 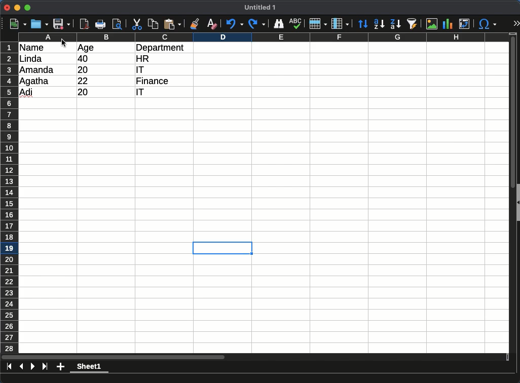 I want to click on pdf reader, so click(x=84, y=25).